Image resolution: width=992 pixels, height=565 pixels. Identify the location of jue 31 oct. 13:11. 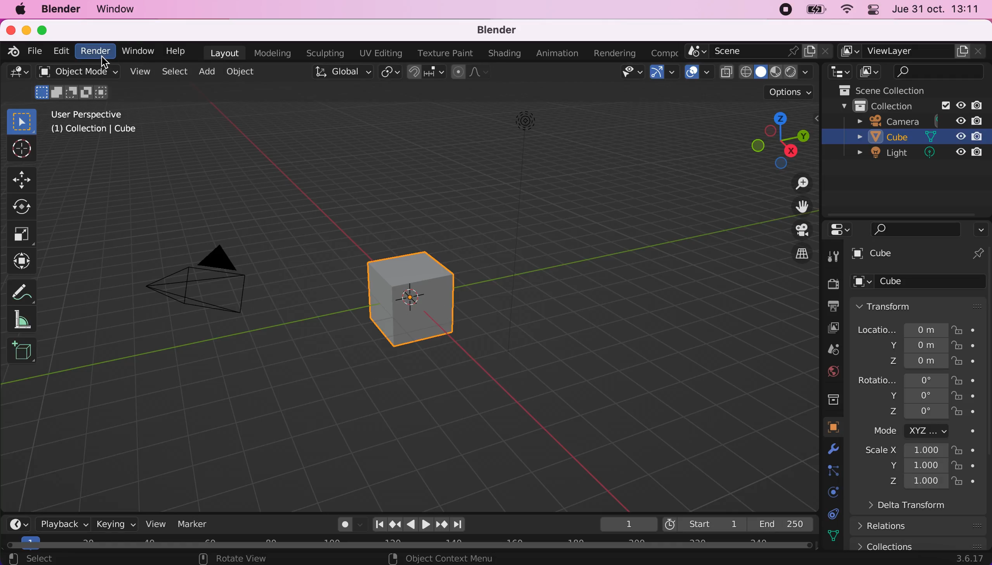
(937, 9).